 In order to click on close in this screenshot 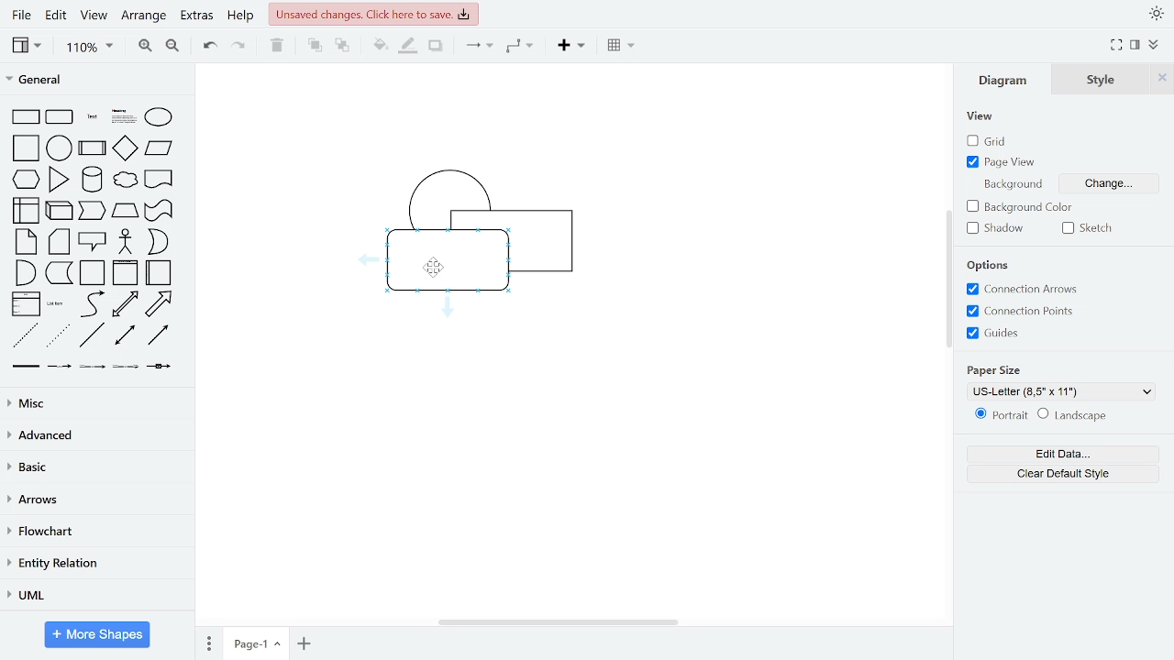, I will do `click(1165, 79)`.